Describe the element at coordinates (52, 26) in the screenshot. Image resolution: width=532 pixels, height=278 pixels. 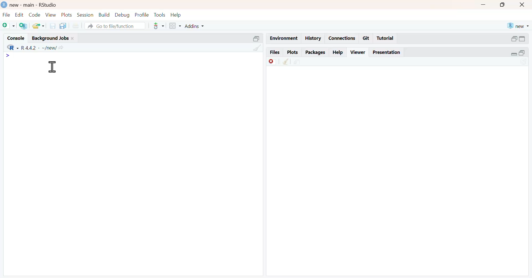
I see `save current document` at that location.